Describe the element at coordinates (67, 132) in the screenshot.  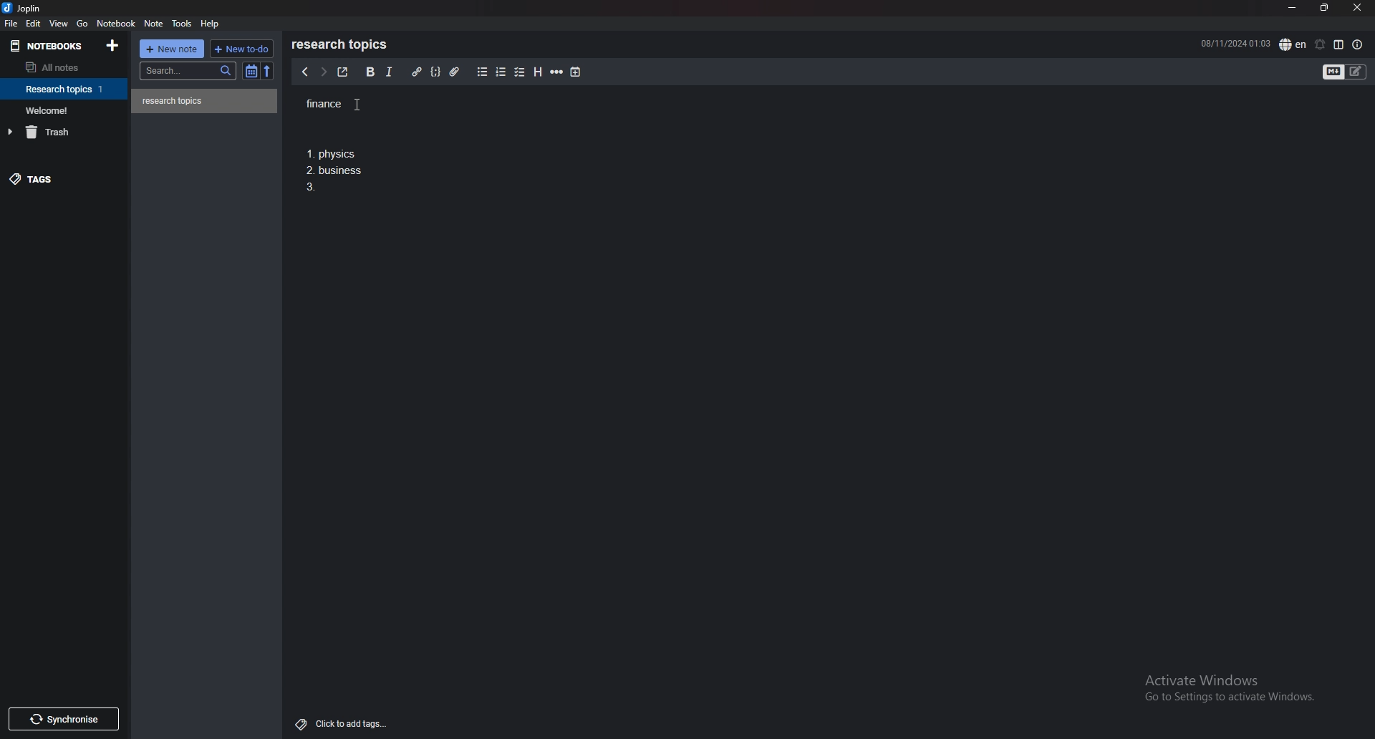
I see `trash` at that location.